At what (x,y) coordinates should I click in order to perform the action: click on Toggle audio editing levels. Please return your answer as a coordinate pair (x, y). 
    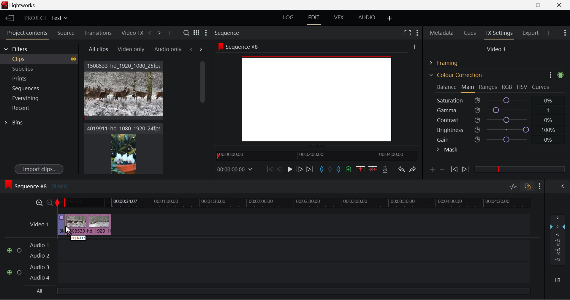
    Looking at the image, I should click on (514, 186).